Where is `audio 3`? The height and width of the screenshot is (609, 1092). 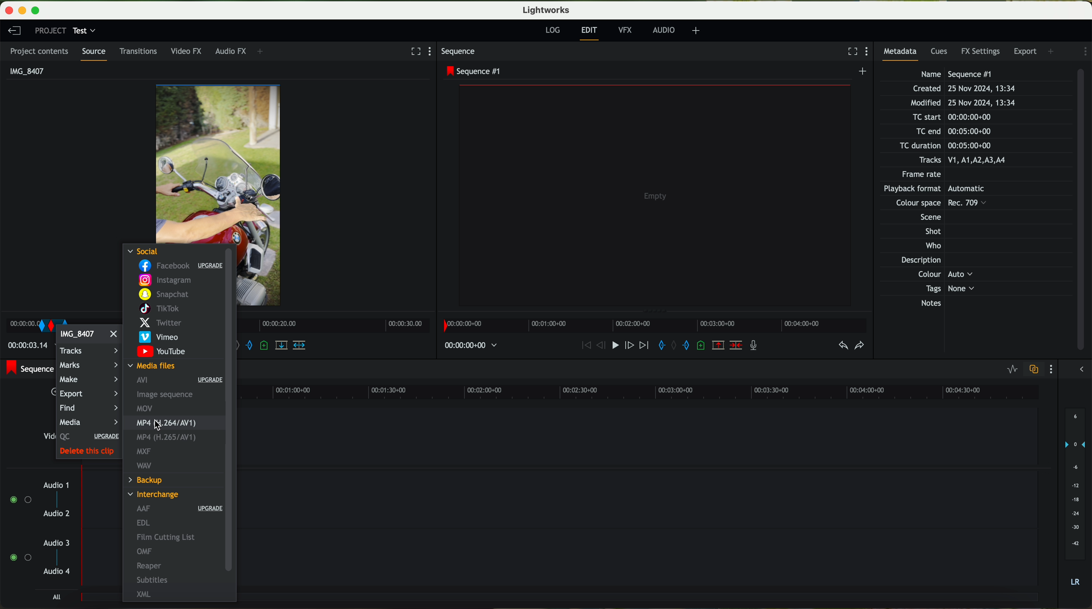 audio 3 is located at coordinates (57, 543).